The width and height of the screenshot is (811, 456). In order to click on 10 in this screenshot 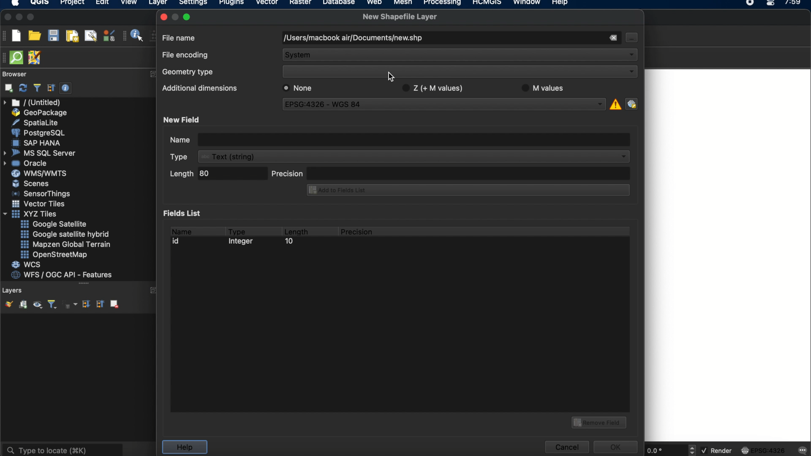, I will do `click(288, 242)`.